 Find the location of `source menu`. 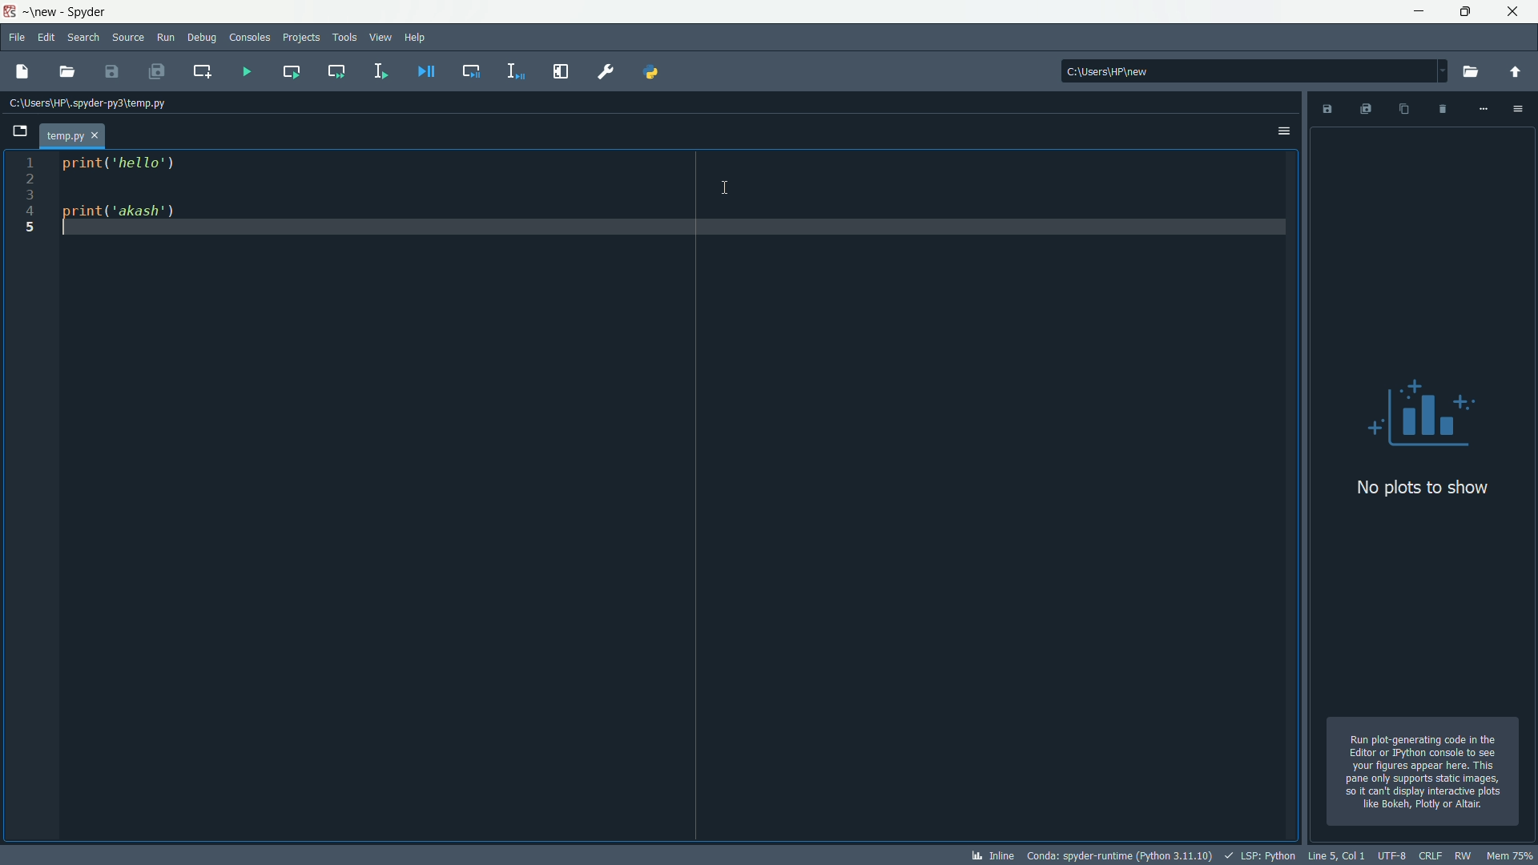

source menu is located at coordinates (130, 38).